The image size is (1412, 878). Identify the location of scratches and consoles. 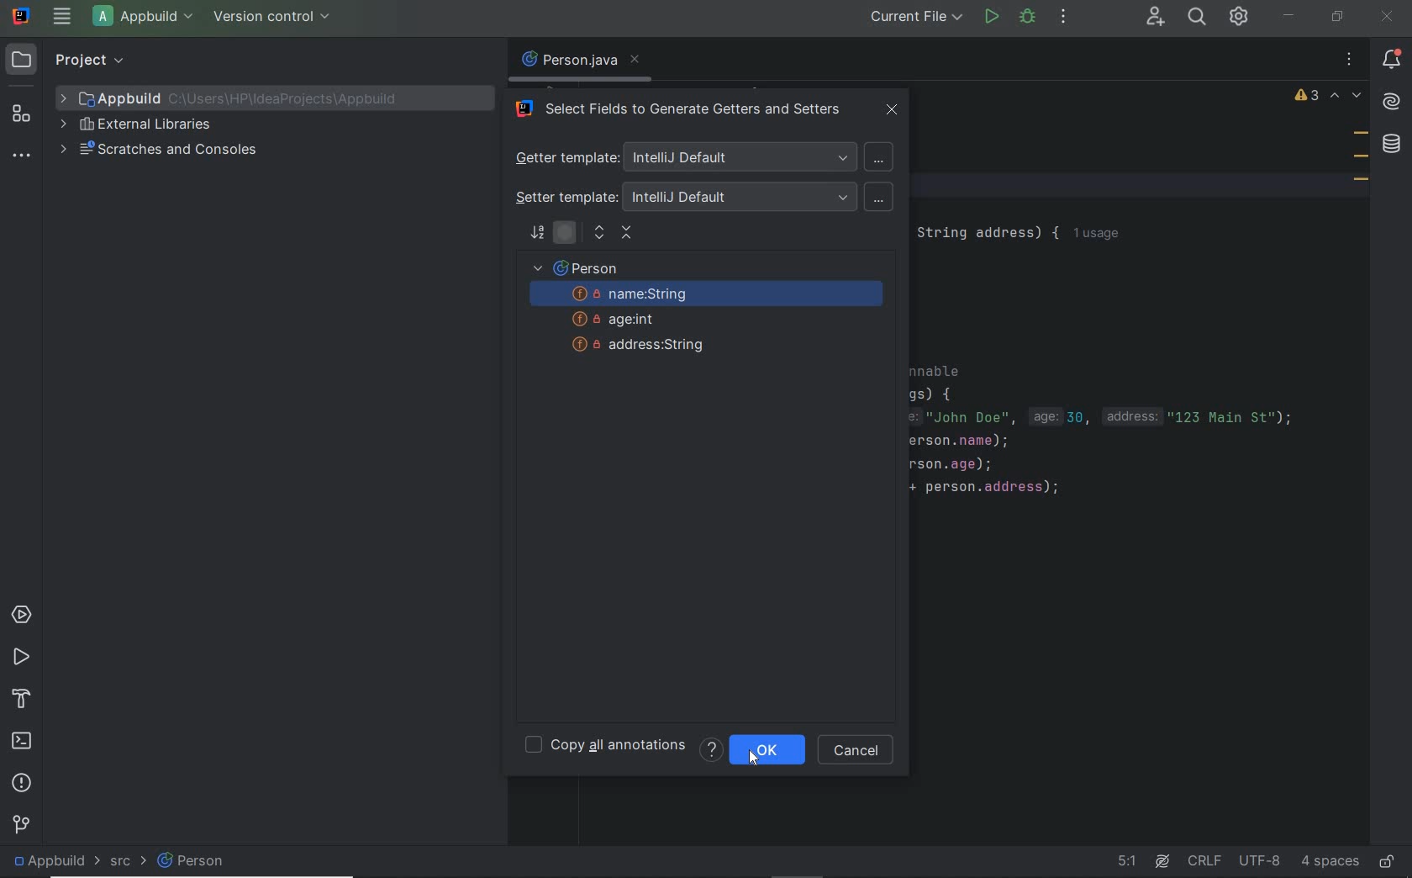
(162, 149).